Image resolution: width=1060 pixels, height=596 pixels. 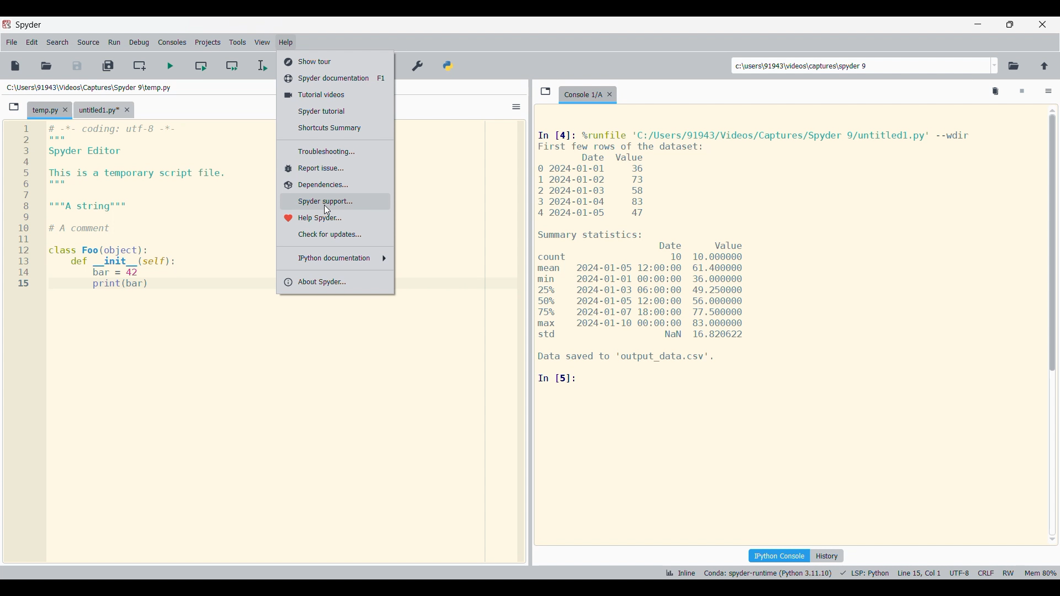 What do you see at coordinates (996, 92) in the screenshot?
I see `Delete all variables from namespace` at bounding box center [996, 92].